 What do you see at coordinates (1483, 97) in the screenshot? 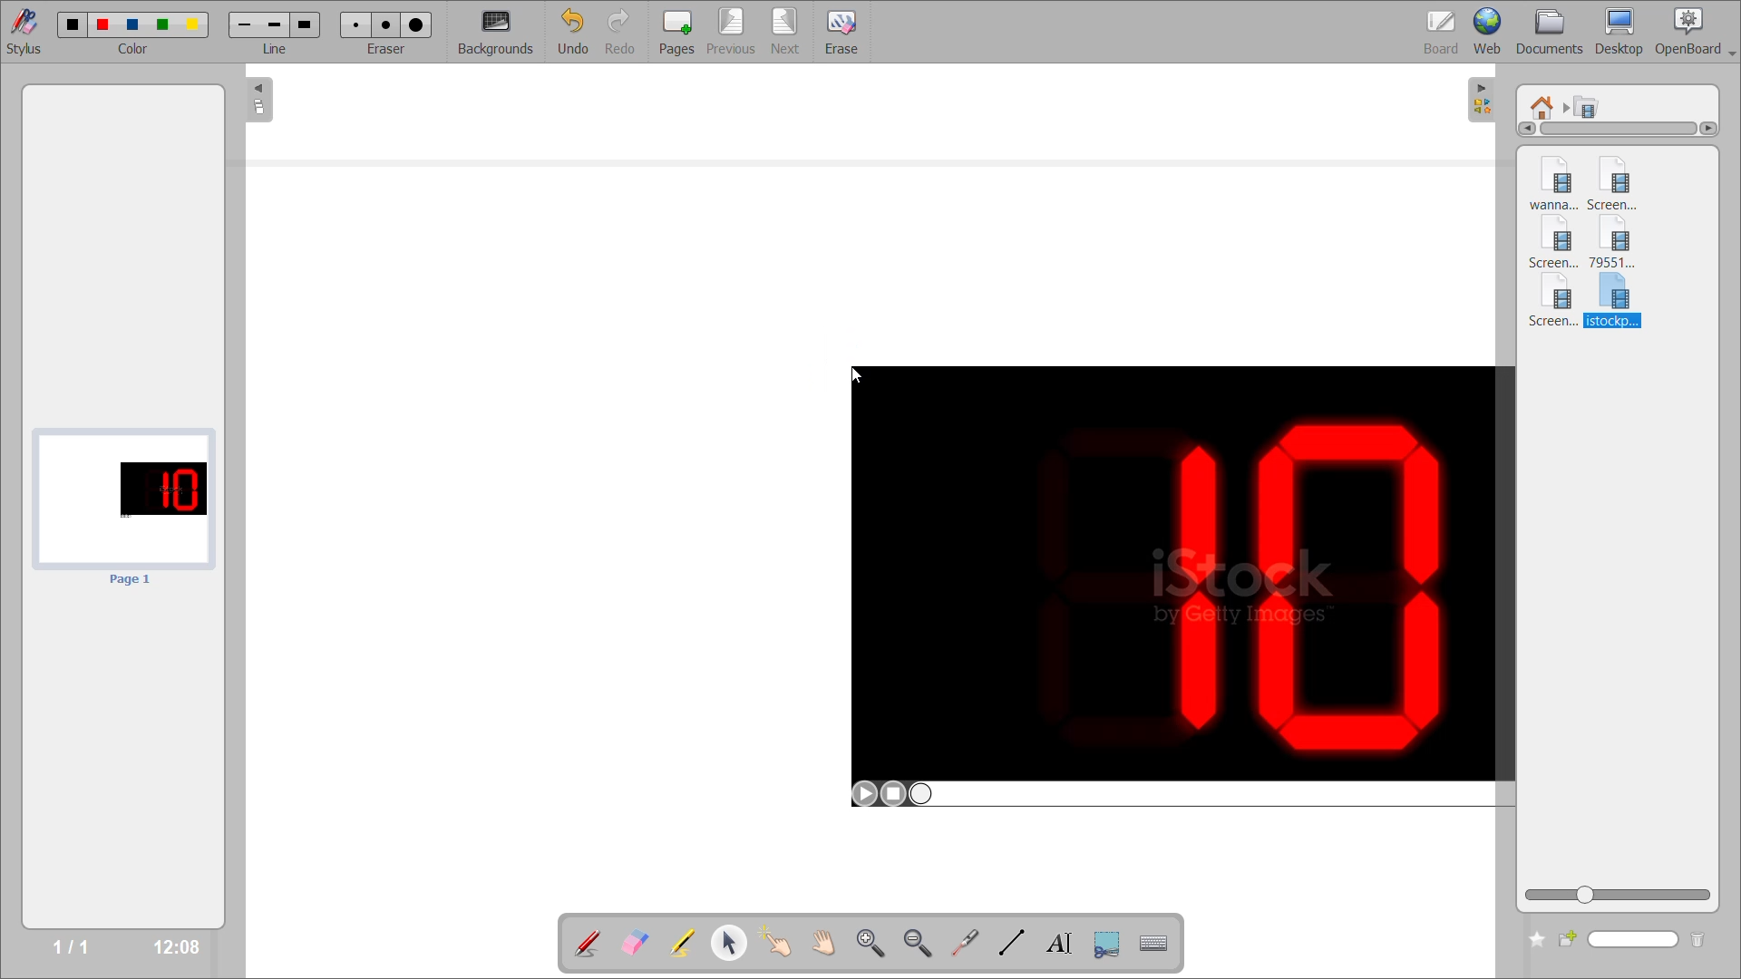
I see `collapse` at bounding box center [1483, 97].